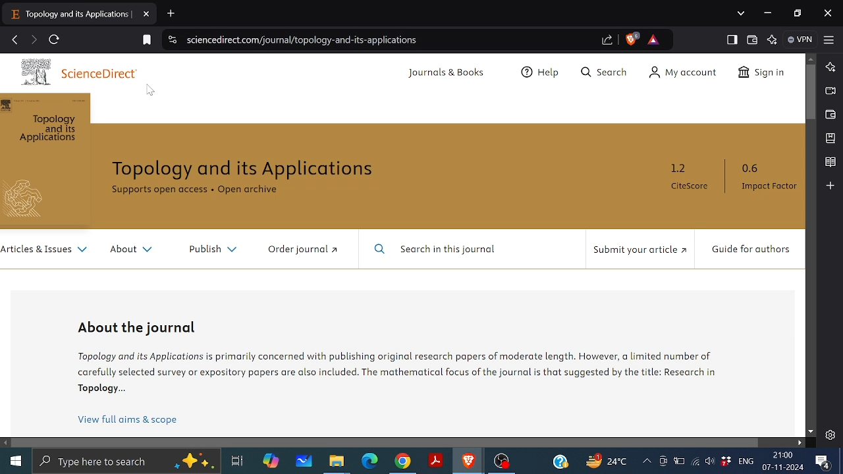  I want to click on Show sidebar, so click(732, 39).